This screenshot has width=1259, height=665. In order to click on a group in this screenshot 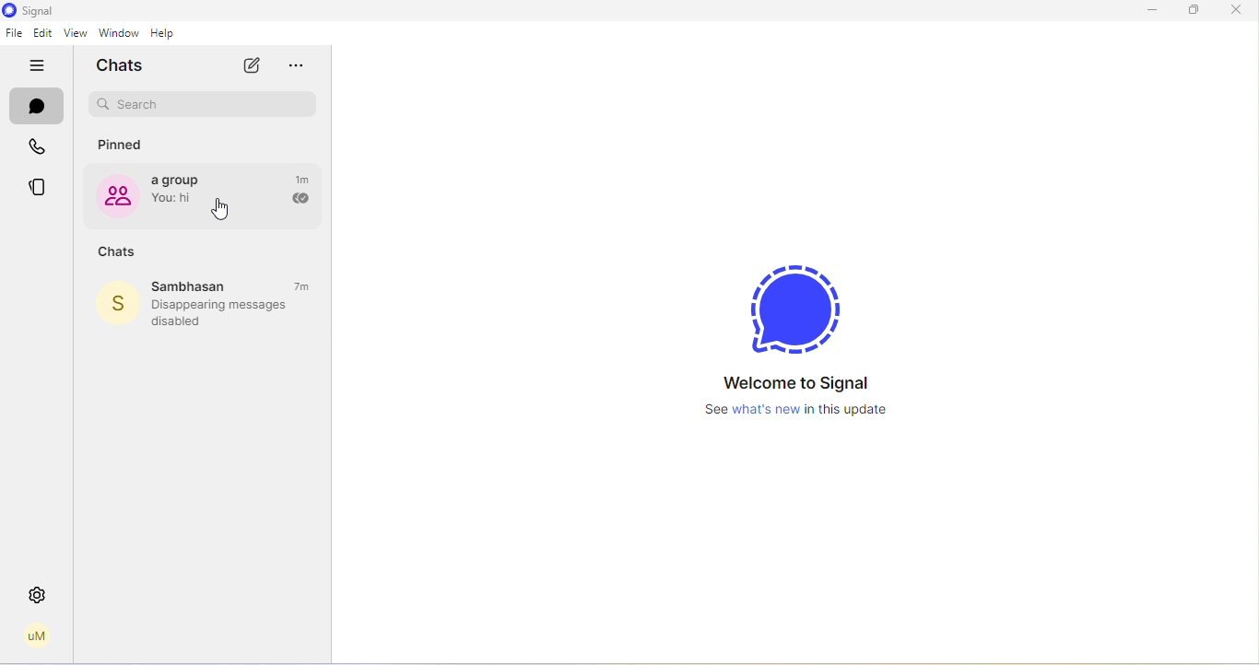, I will do `click(182, 193)`.